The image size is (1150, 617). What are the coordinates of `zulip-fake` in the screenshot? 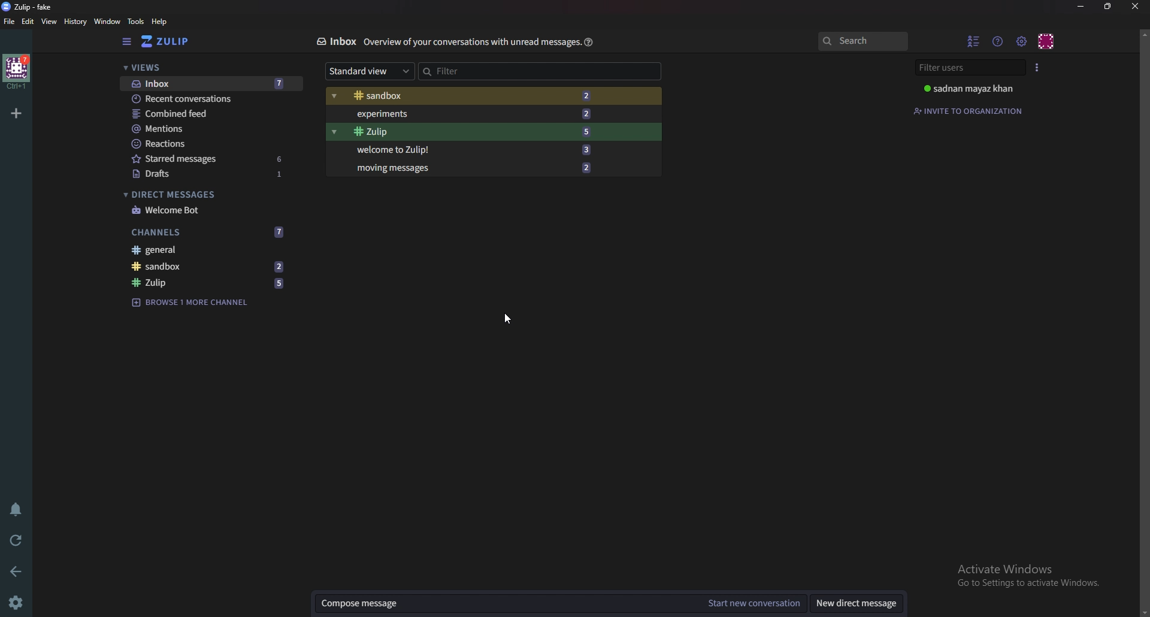 It's located at (30, 7).